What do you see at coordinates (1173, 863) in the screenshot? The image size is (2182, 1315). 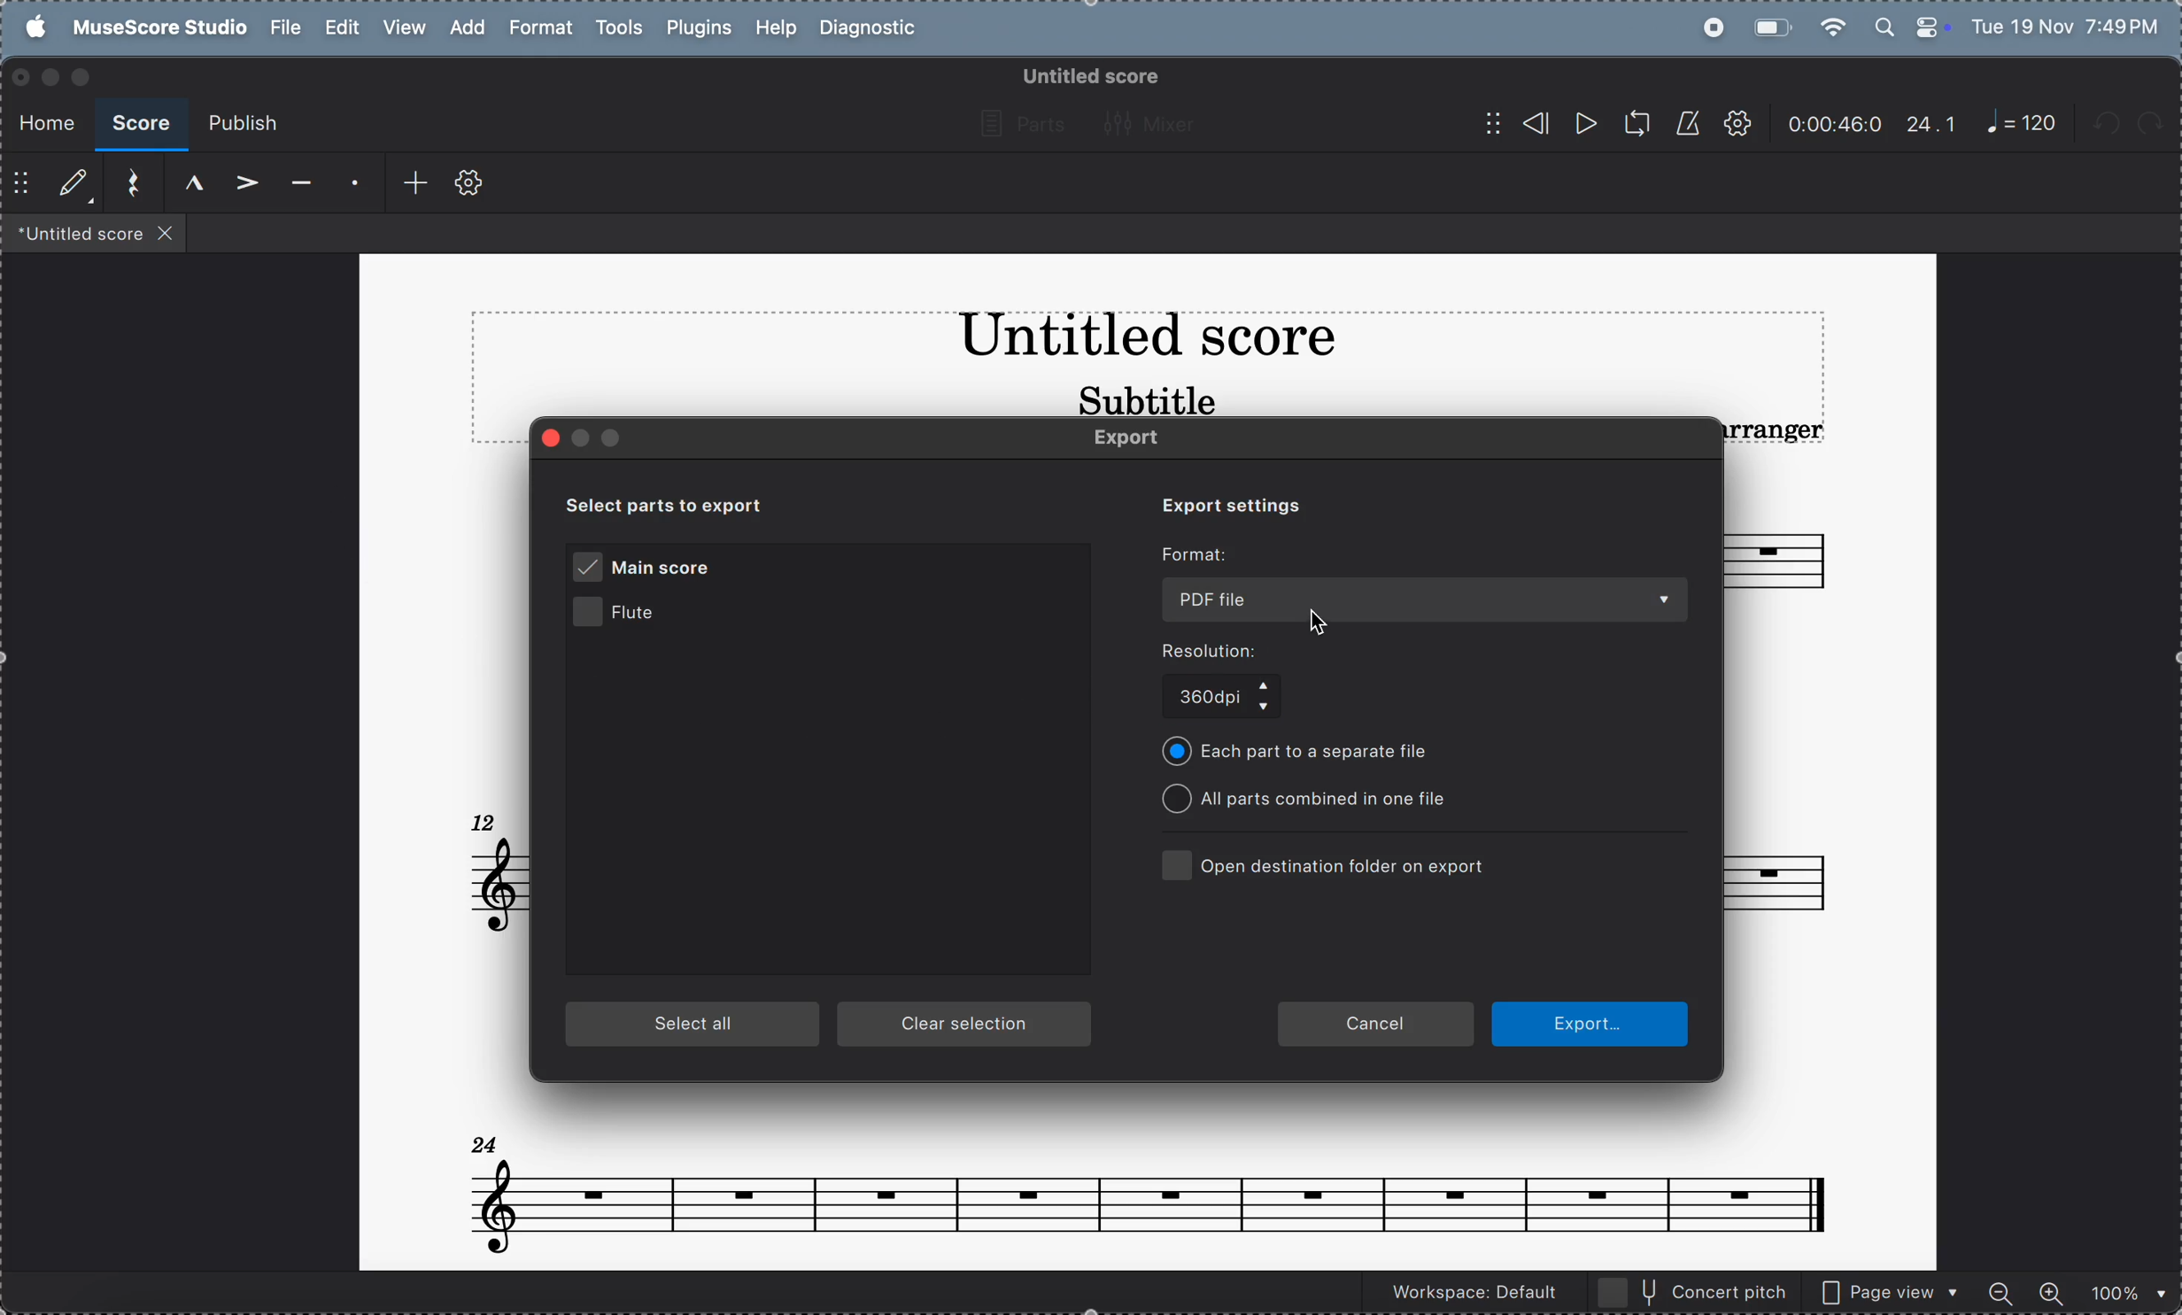 I see `checkbox` at bounding box center [1173, 863].